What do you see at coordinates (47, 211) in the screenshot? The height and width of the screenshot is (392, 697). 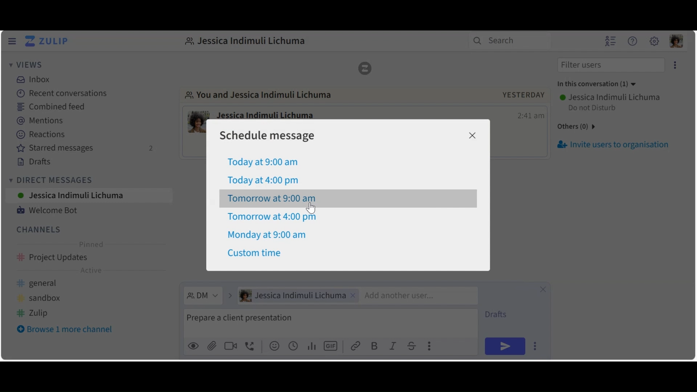 I see `Welcome Bot` at bounding box center [47, 211].